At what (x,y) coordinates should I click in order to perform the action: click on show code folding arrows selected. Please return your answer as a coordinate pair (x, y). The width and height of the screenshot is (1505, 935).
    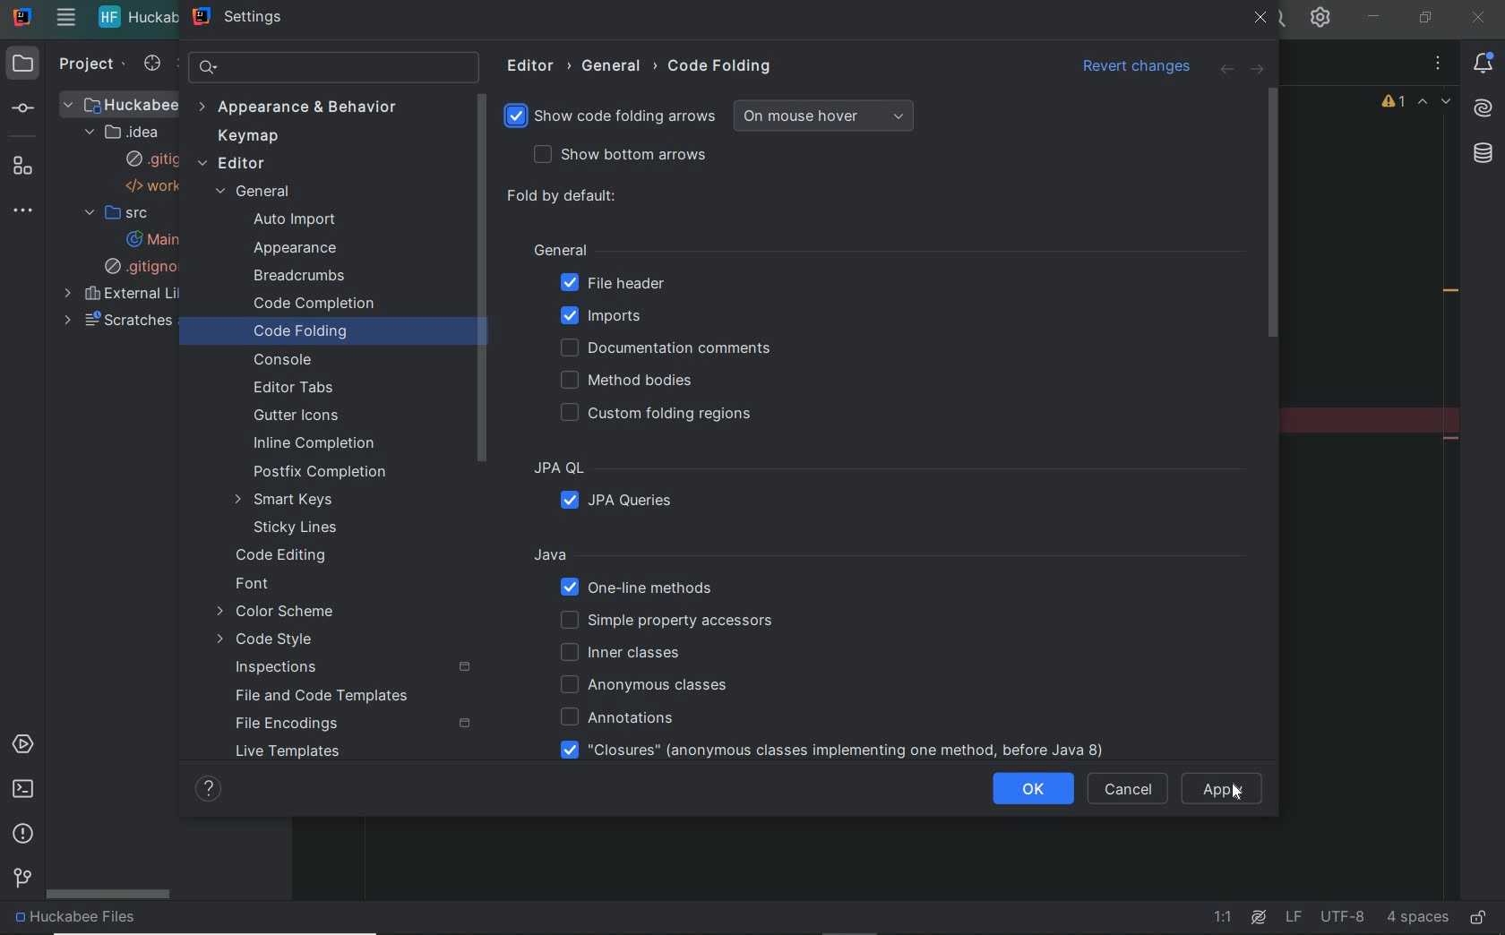
    Looking at the image, I should click on (611, 118).